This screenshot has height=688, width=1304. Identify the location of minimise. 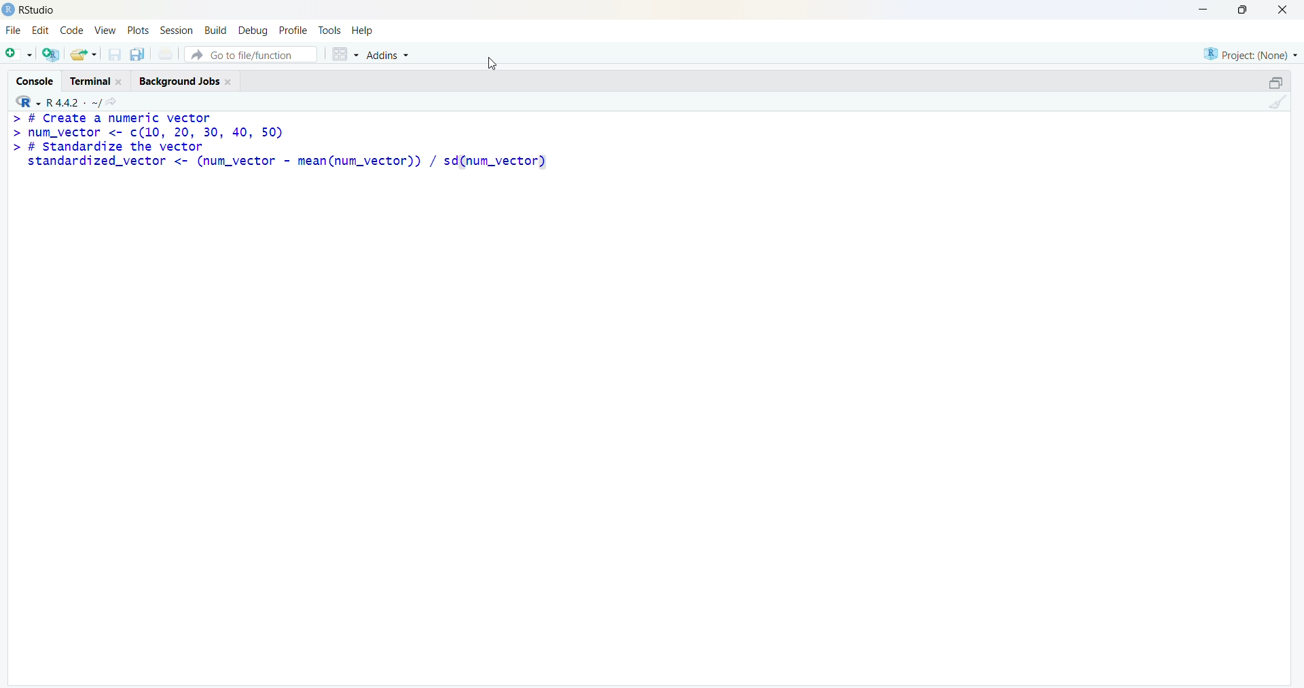
(1205, 9).